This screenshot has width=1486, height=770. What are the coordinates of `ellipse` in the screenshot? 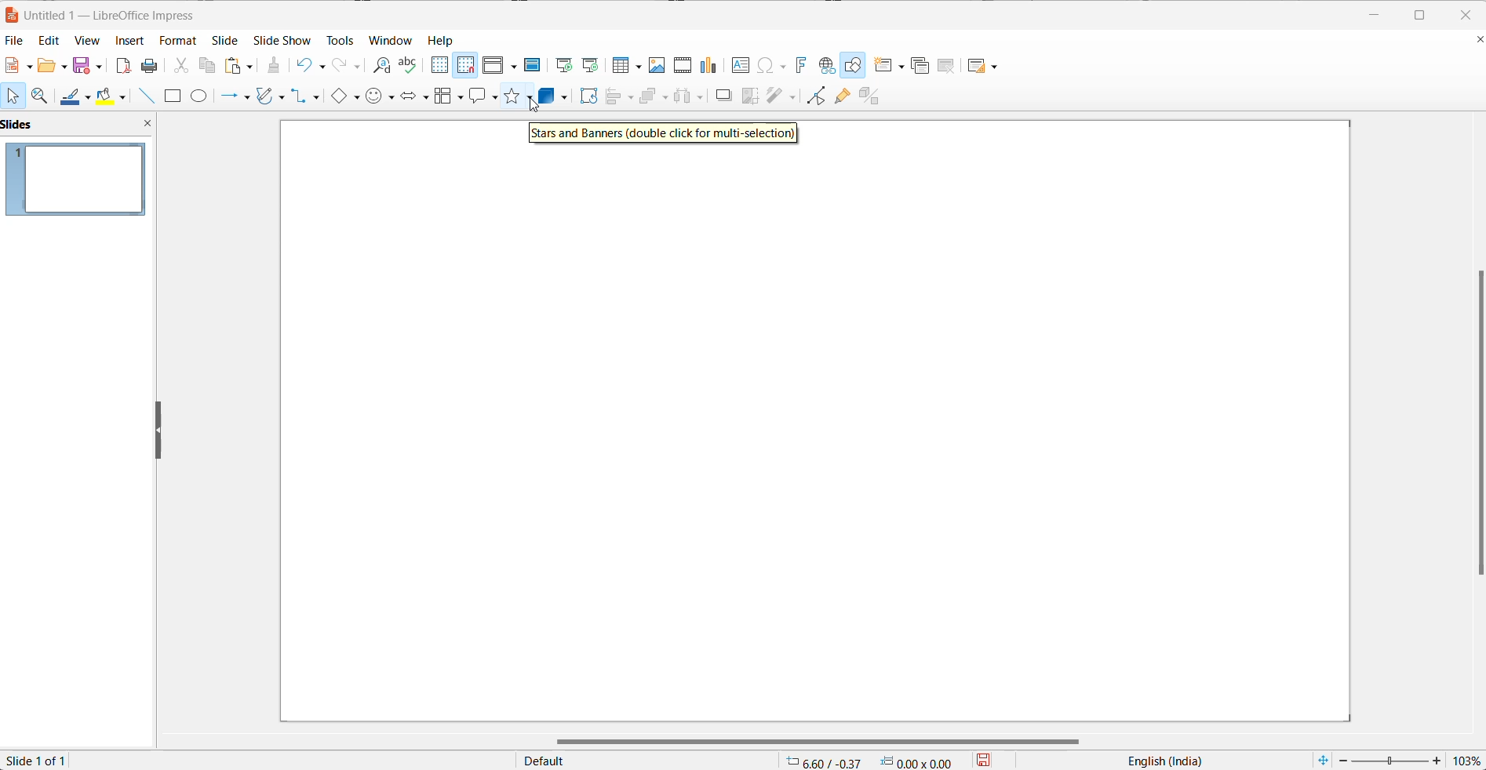 It's located at (202, 95).